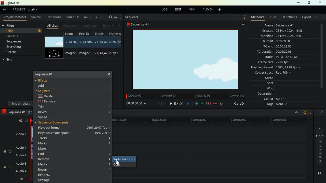 This screenshot has height=183, width=326. I want to click on audio1, so click(21, 148).